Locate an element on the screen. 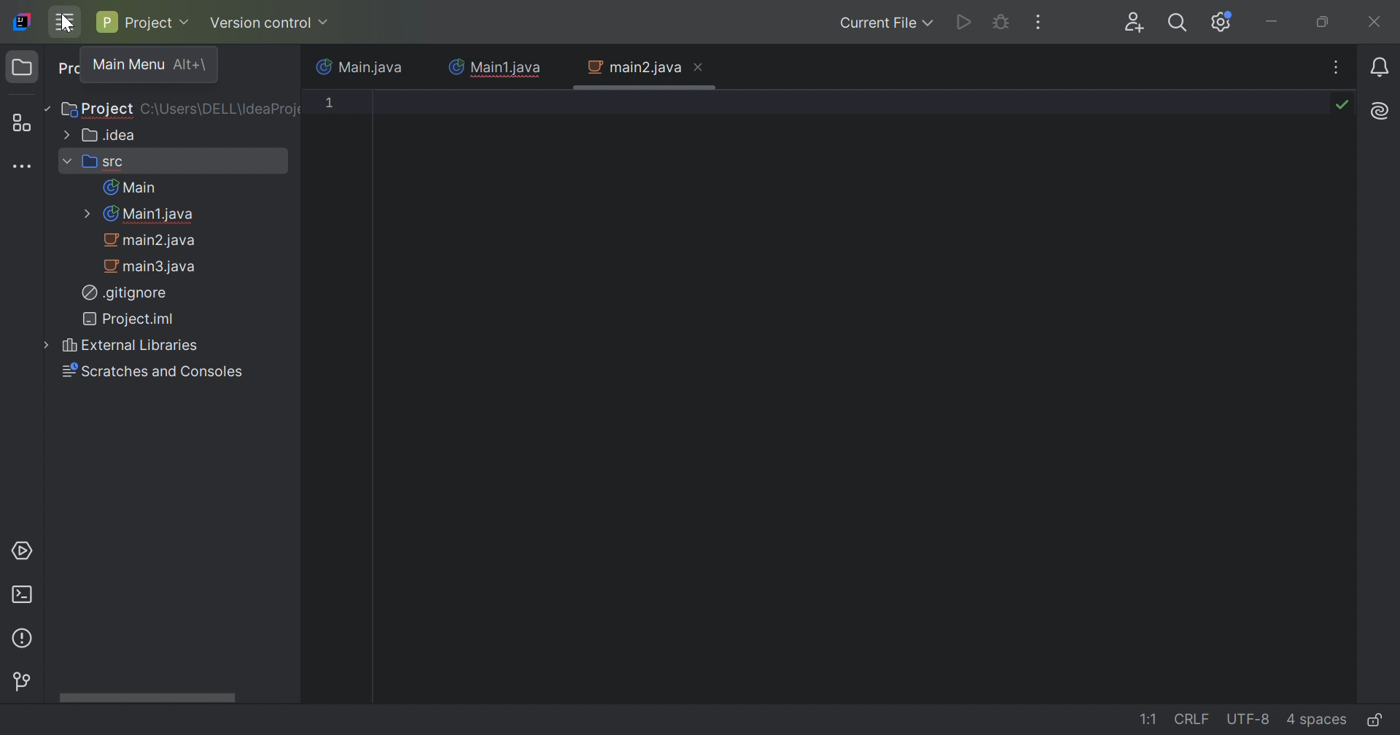 The image size is (1400, 735). Version control is located at coordinates (269, 23).